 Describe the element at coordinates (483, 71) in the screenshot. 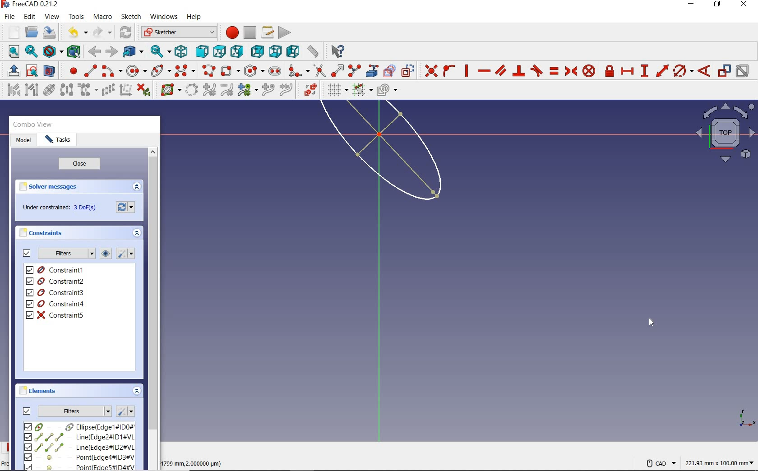

I see `constrain horizontally` at that location.